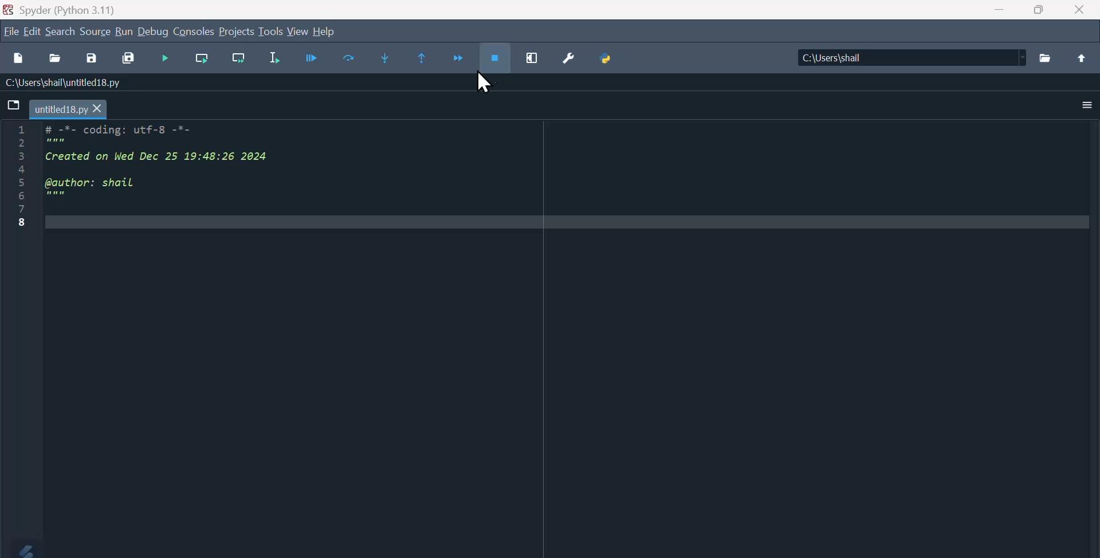  I want to click on minimise, so click(999, 11).